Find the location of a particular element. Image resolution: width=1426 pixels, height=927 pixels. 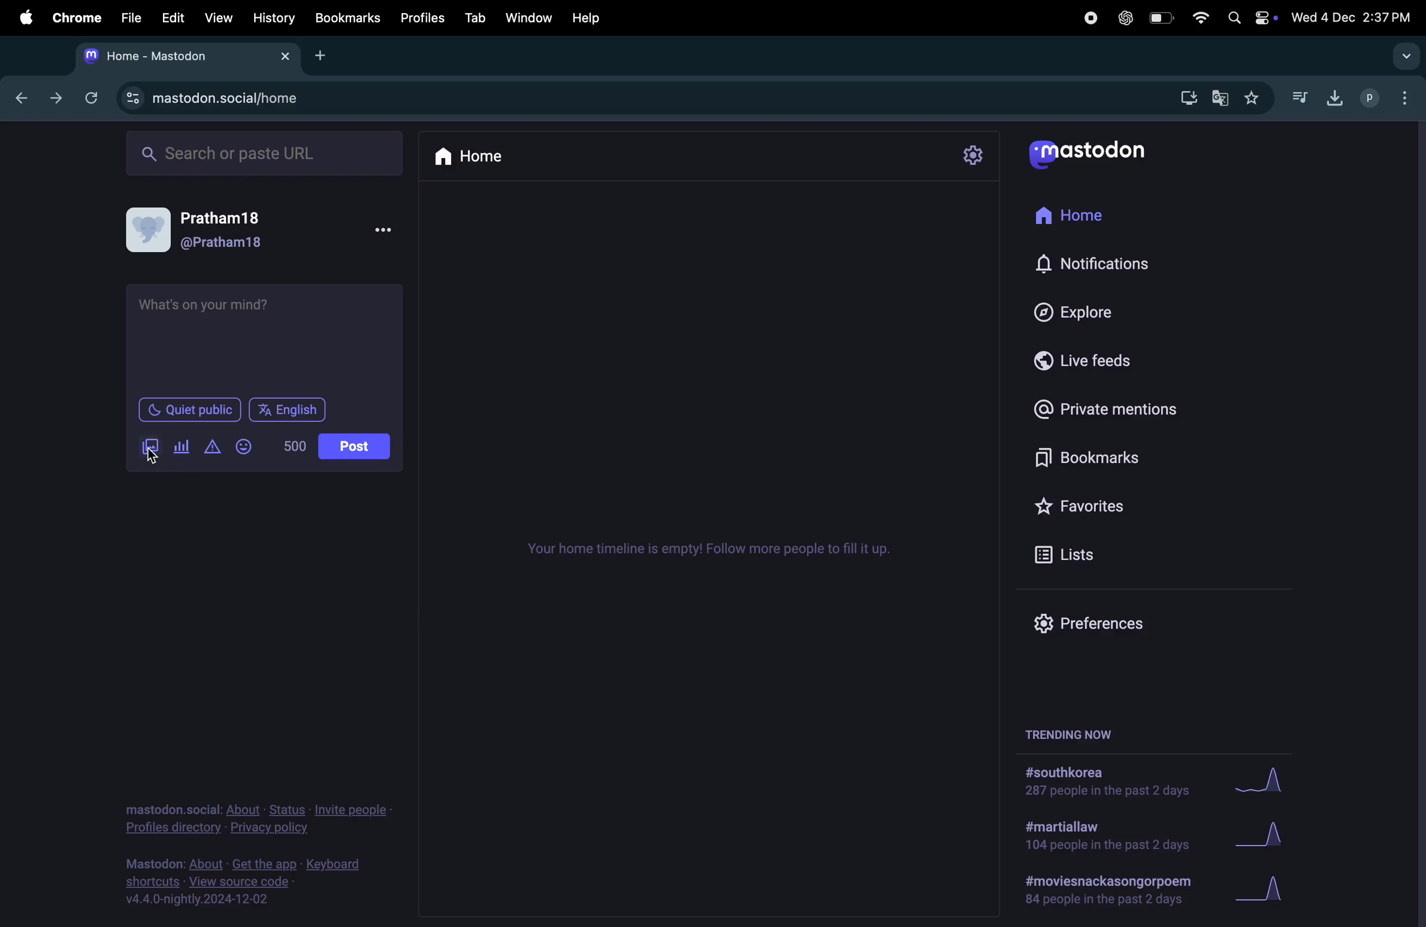

refresh is located at coordinates (89, 98).